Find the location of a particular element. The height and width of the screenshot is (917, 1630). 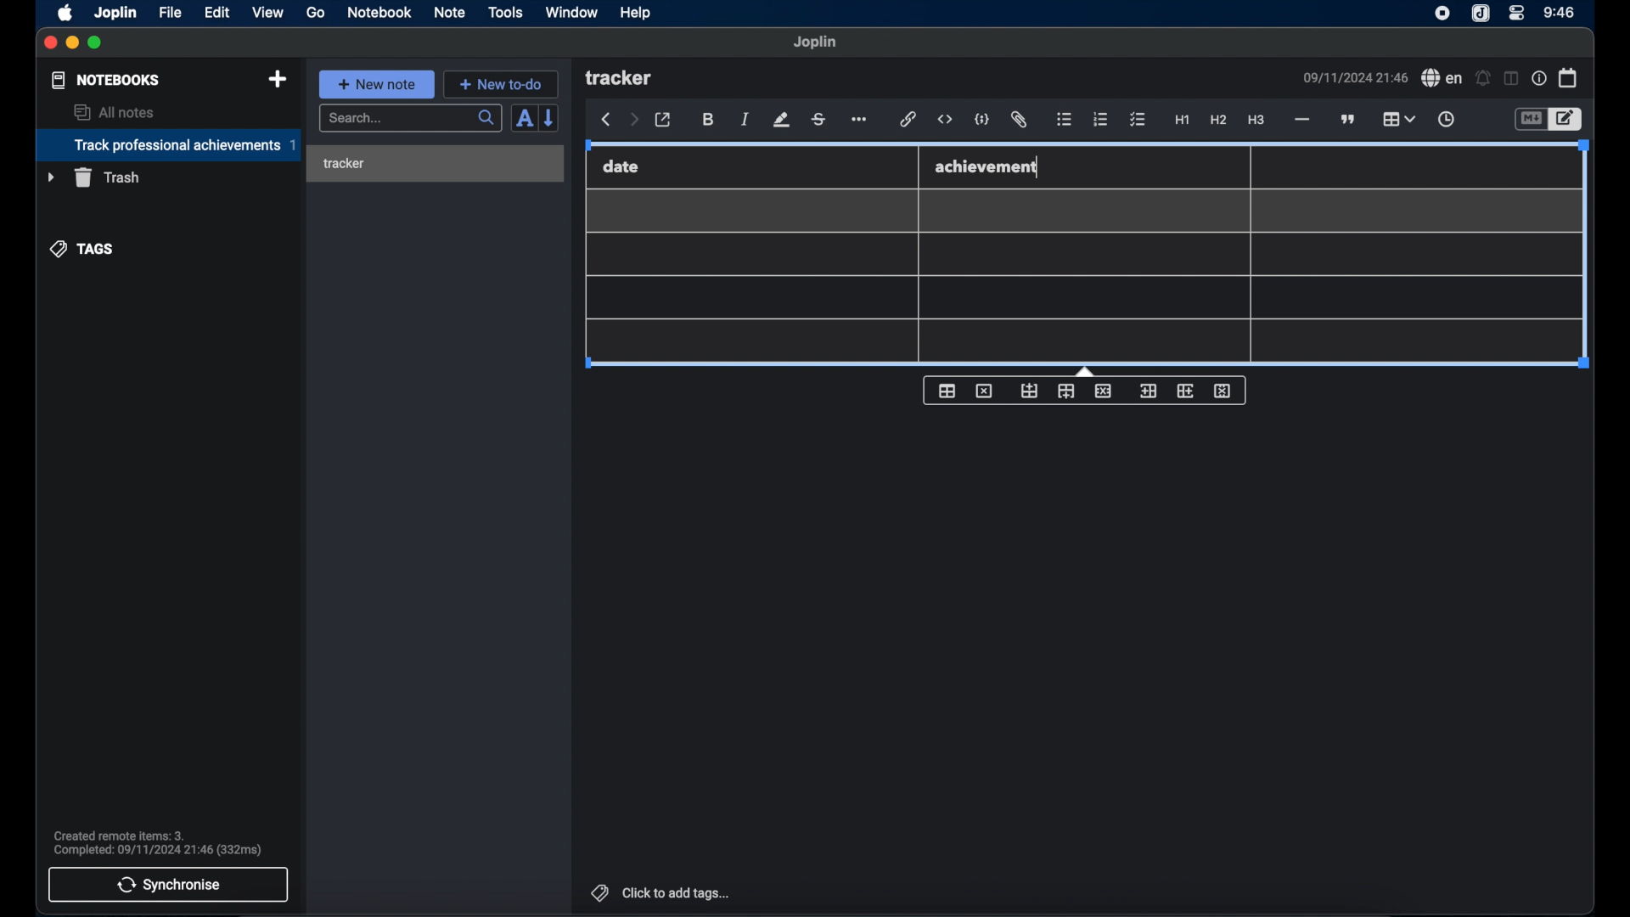

back is located at coordinates (606, 120).